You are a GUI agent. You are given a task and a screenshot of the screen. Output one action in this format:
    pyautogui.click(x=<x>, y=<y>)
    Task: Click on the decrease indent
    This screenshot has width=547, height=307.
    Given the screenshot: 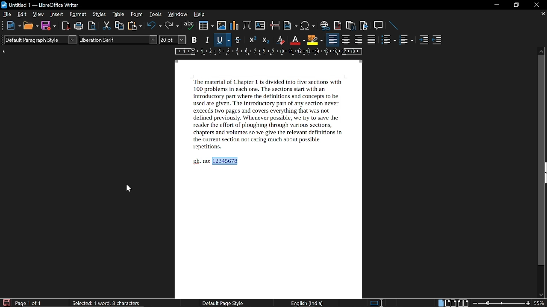 What is the action you would take?
    pyautogui.click(x=438, y=41)
    